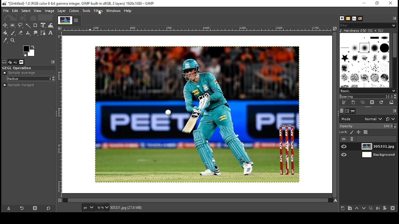 The image size is (399, 224). I want to click on reset to default values, so click(49, 208).